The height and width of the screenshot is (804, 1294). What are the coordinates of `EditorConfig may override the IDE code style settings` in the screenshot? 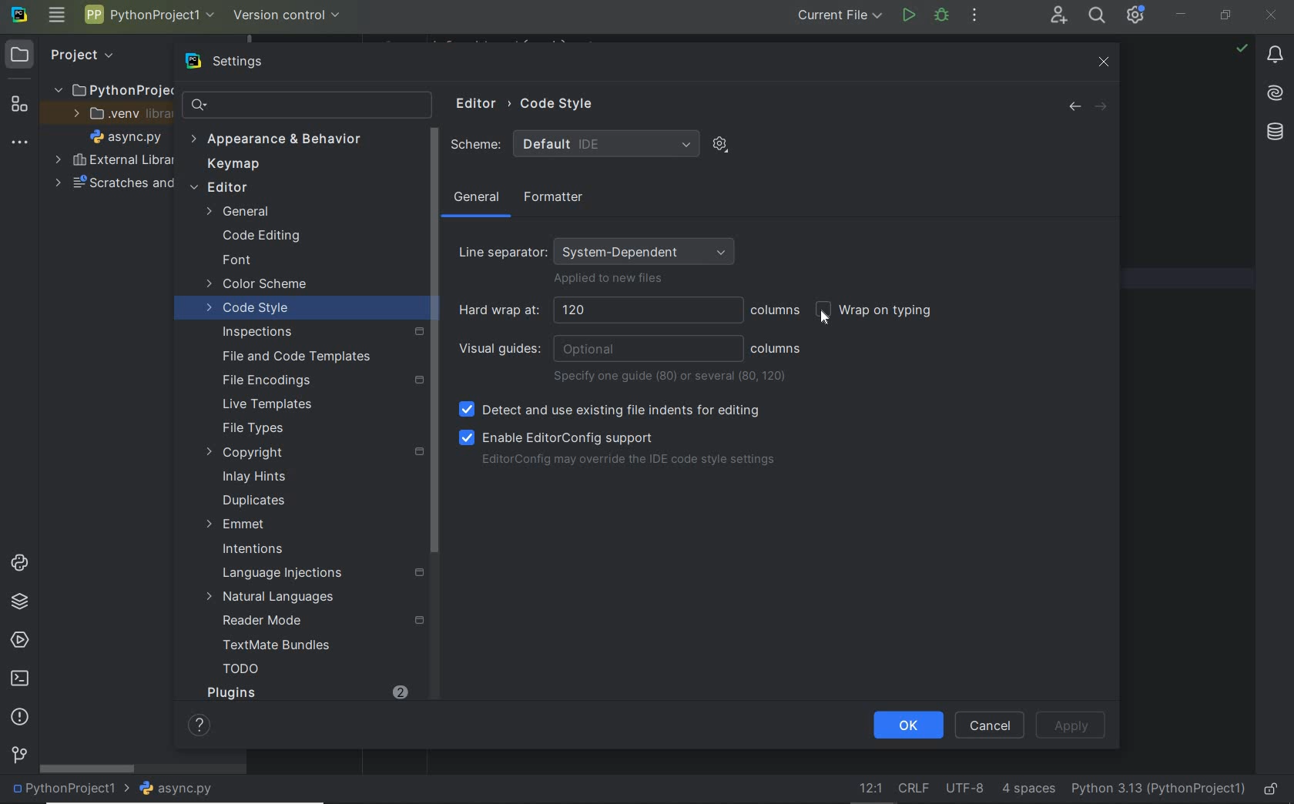 It's located at (628, 461).